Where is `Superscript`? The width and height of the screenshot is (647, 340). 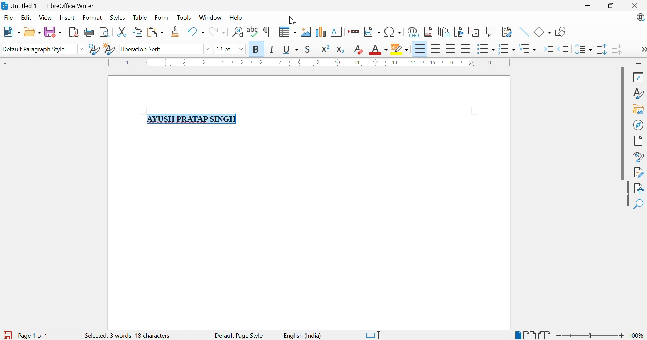
Superscript is located at coordinates (325, 49).